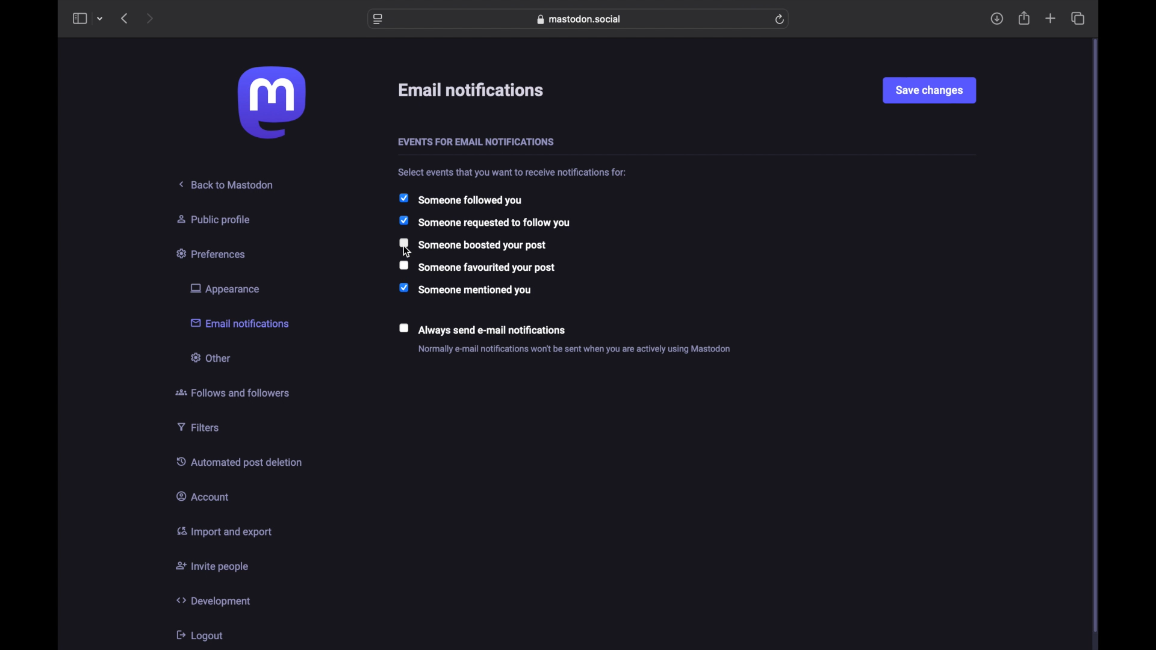  What do you see at coordinates (482, 329) in the screenshot?
I see `checkbox` at bounding box center [482, 329].